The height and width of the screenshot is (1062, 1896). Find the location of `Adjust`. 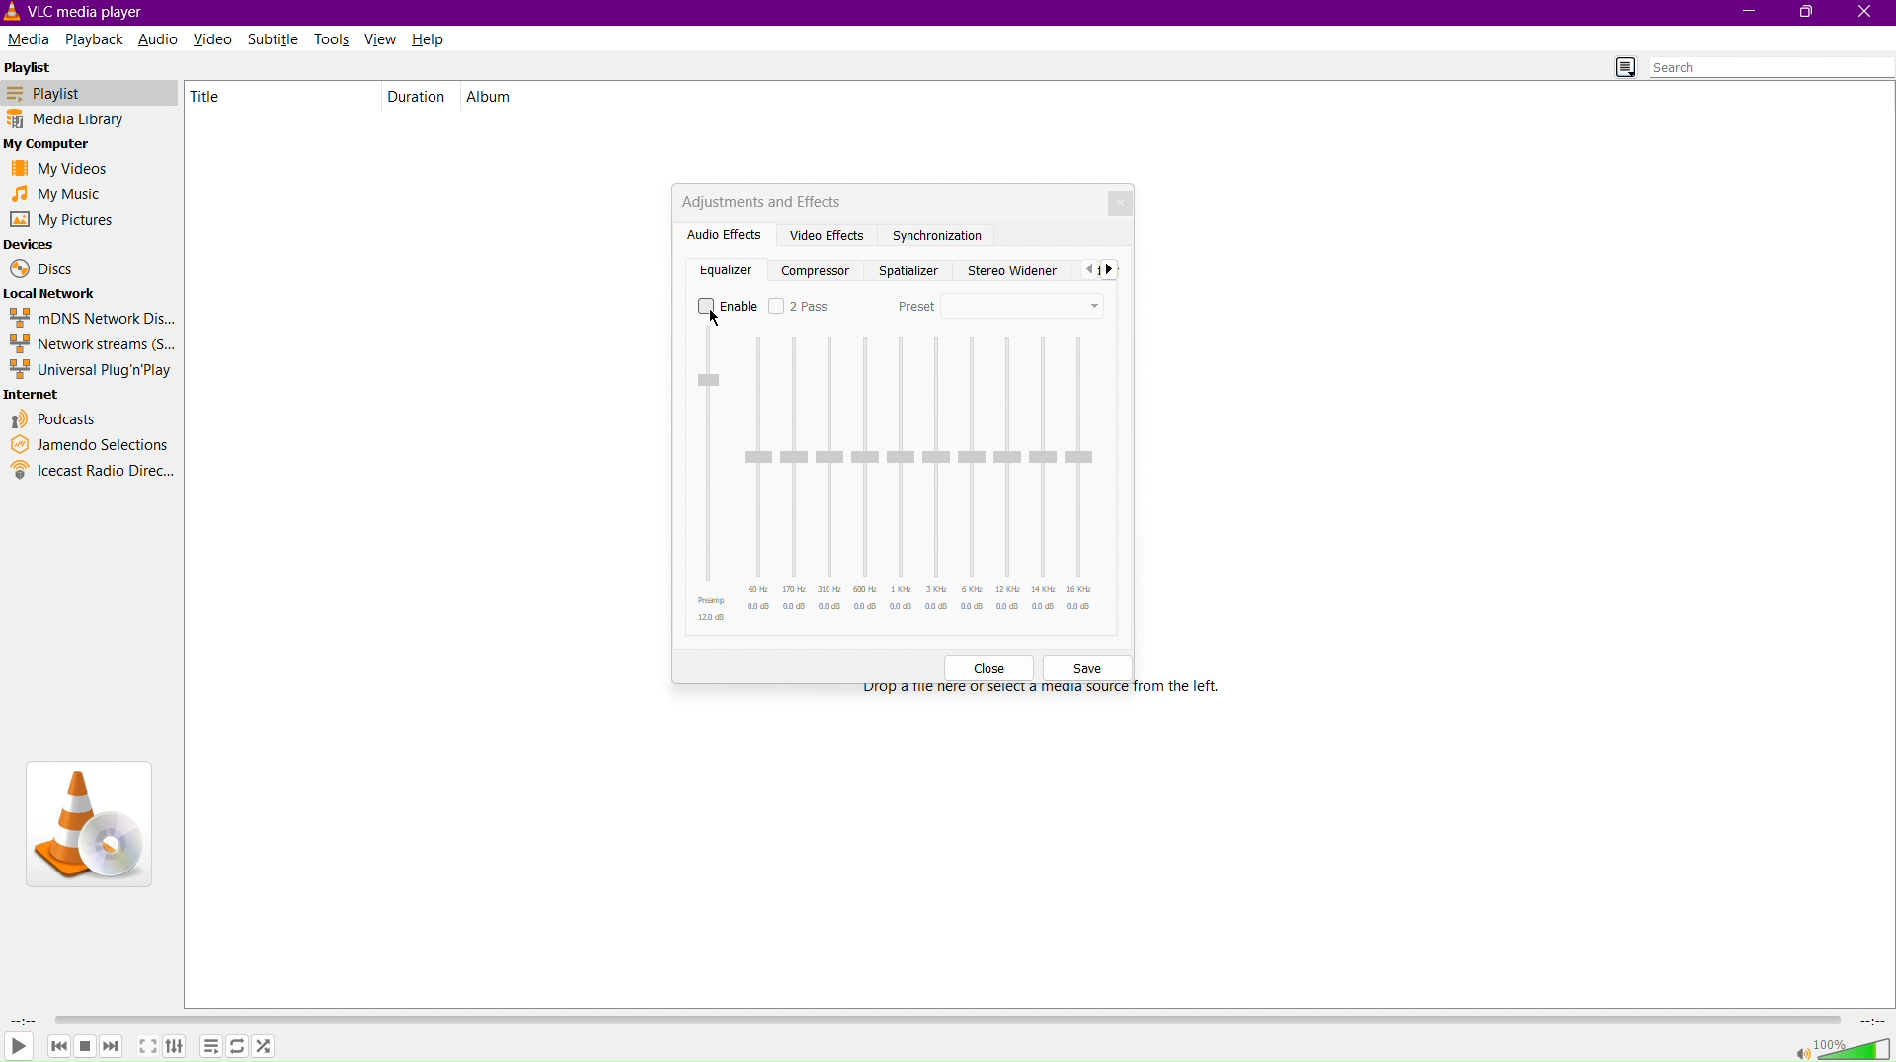

Adjust is located at coordinates (177, 1044).